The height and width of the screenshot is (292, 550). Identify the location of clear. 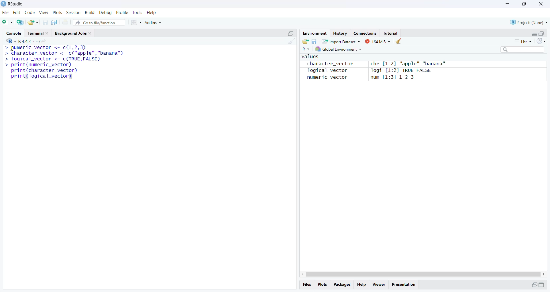
(399, 41).